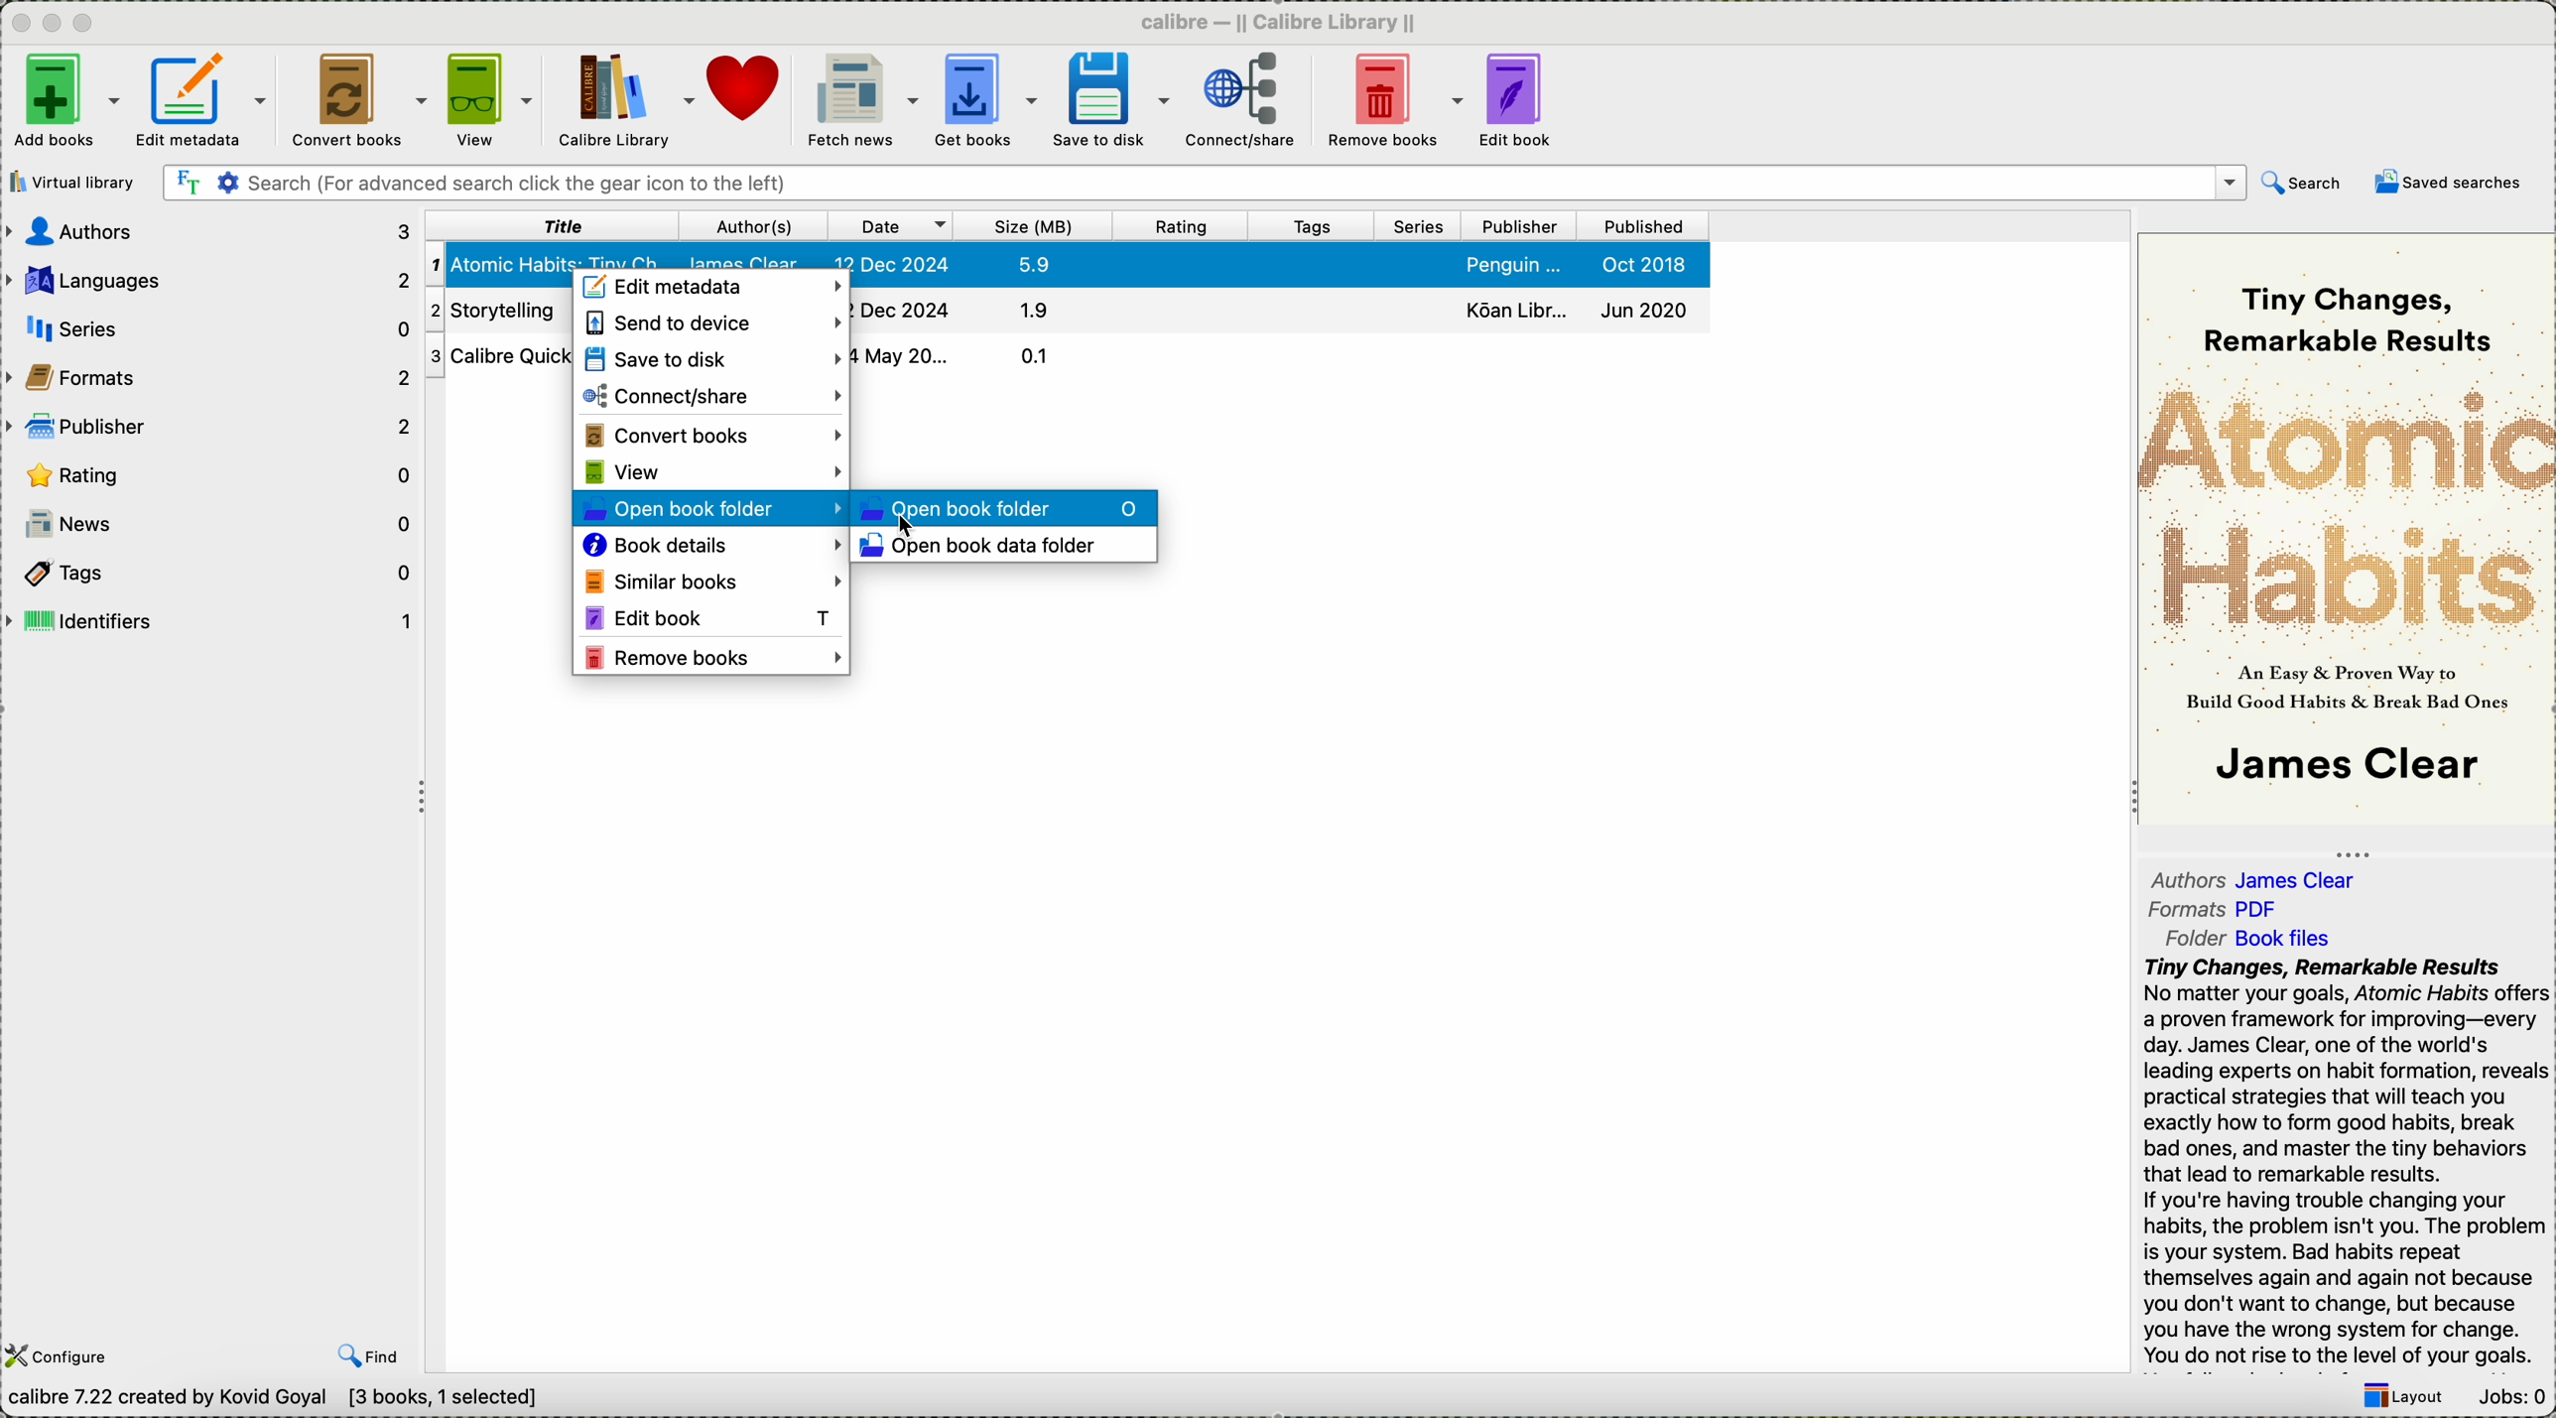 The height and width of the screenshot is (1418, 2556). I want to click on saved searches, so click(2449, 182).